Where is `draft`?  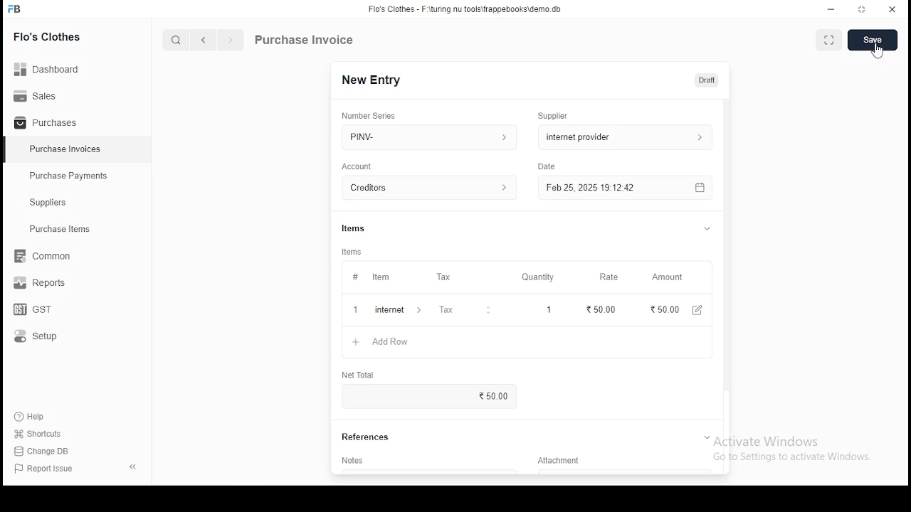
draft is located at coordinates (707, 80).